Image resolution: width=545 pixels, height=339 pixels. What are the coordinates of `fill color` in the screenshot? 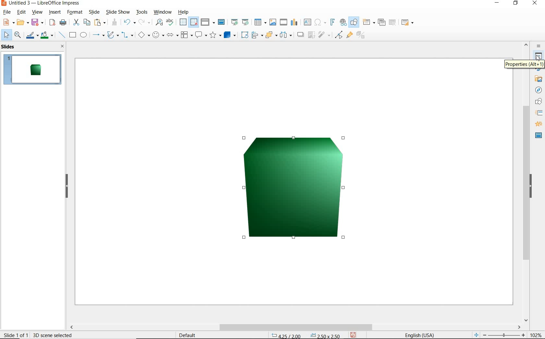 It's located at (47, 36).